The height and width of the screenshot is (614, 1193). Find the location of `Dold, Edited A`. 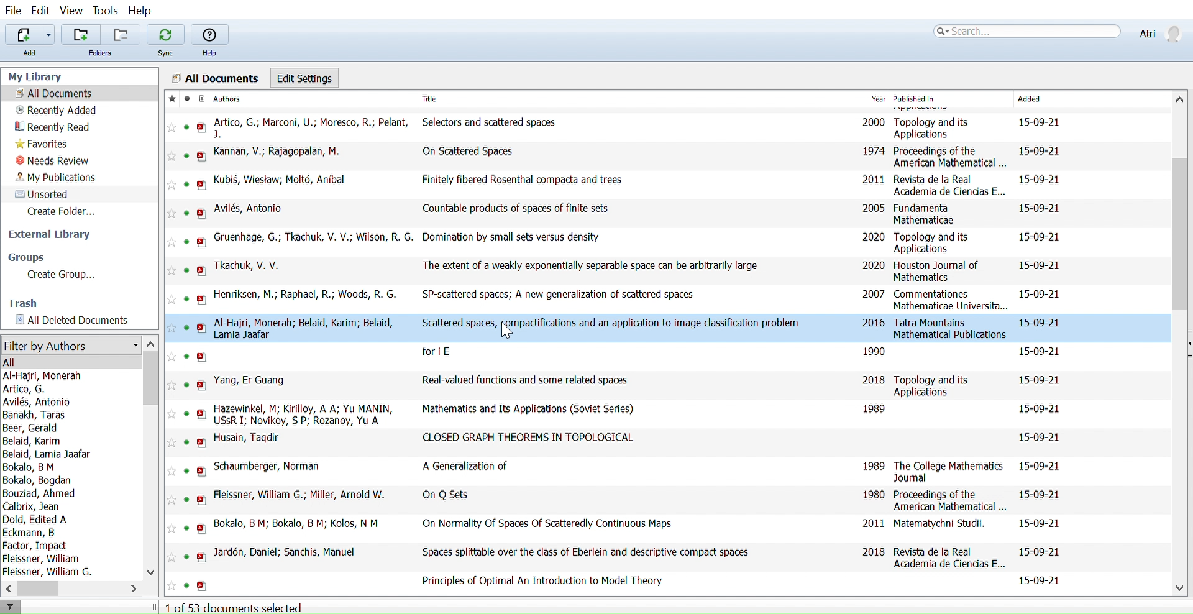

Dold, Edited A is located at coordinates (35, 520).